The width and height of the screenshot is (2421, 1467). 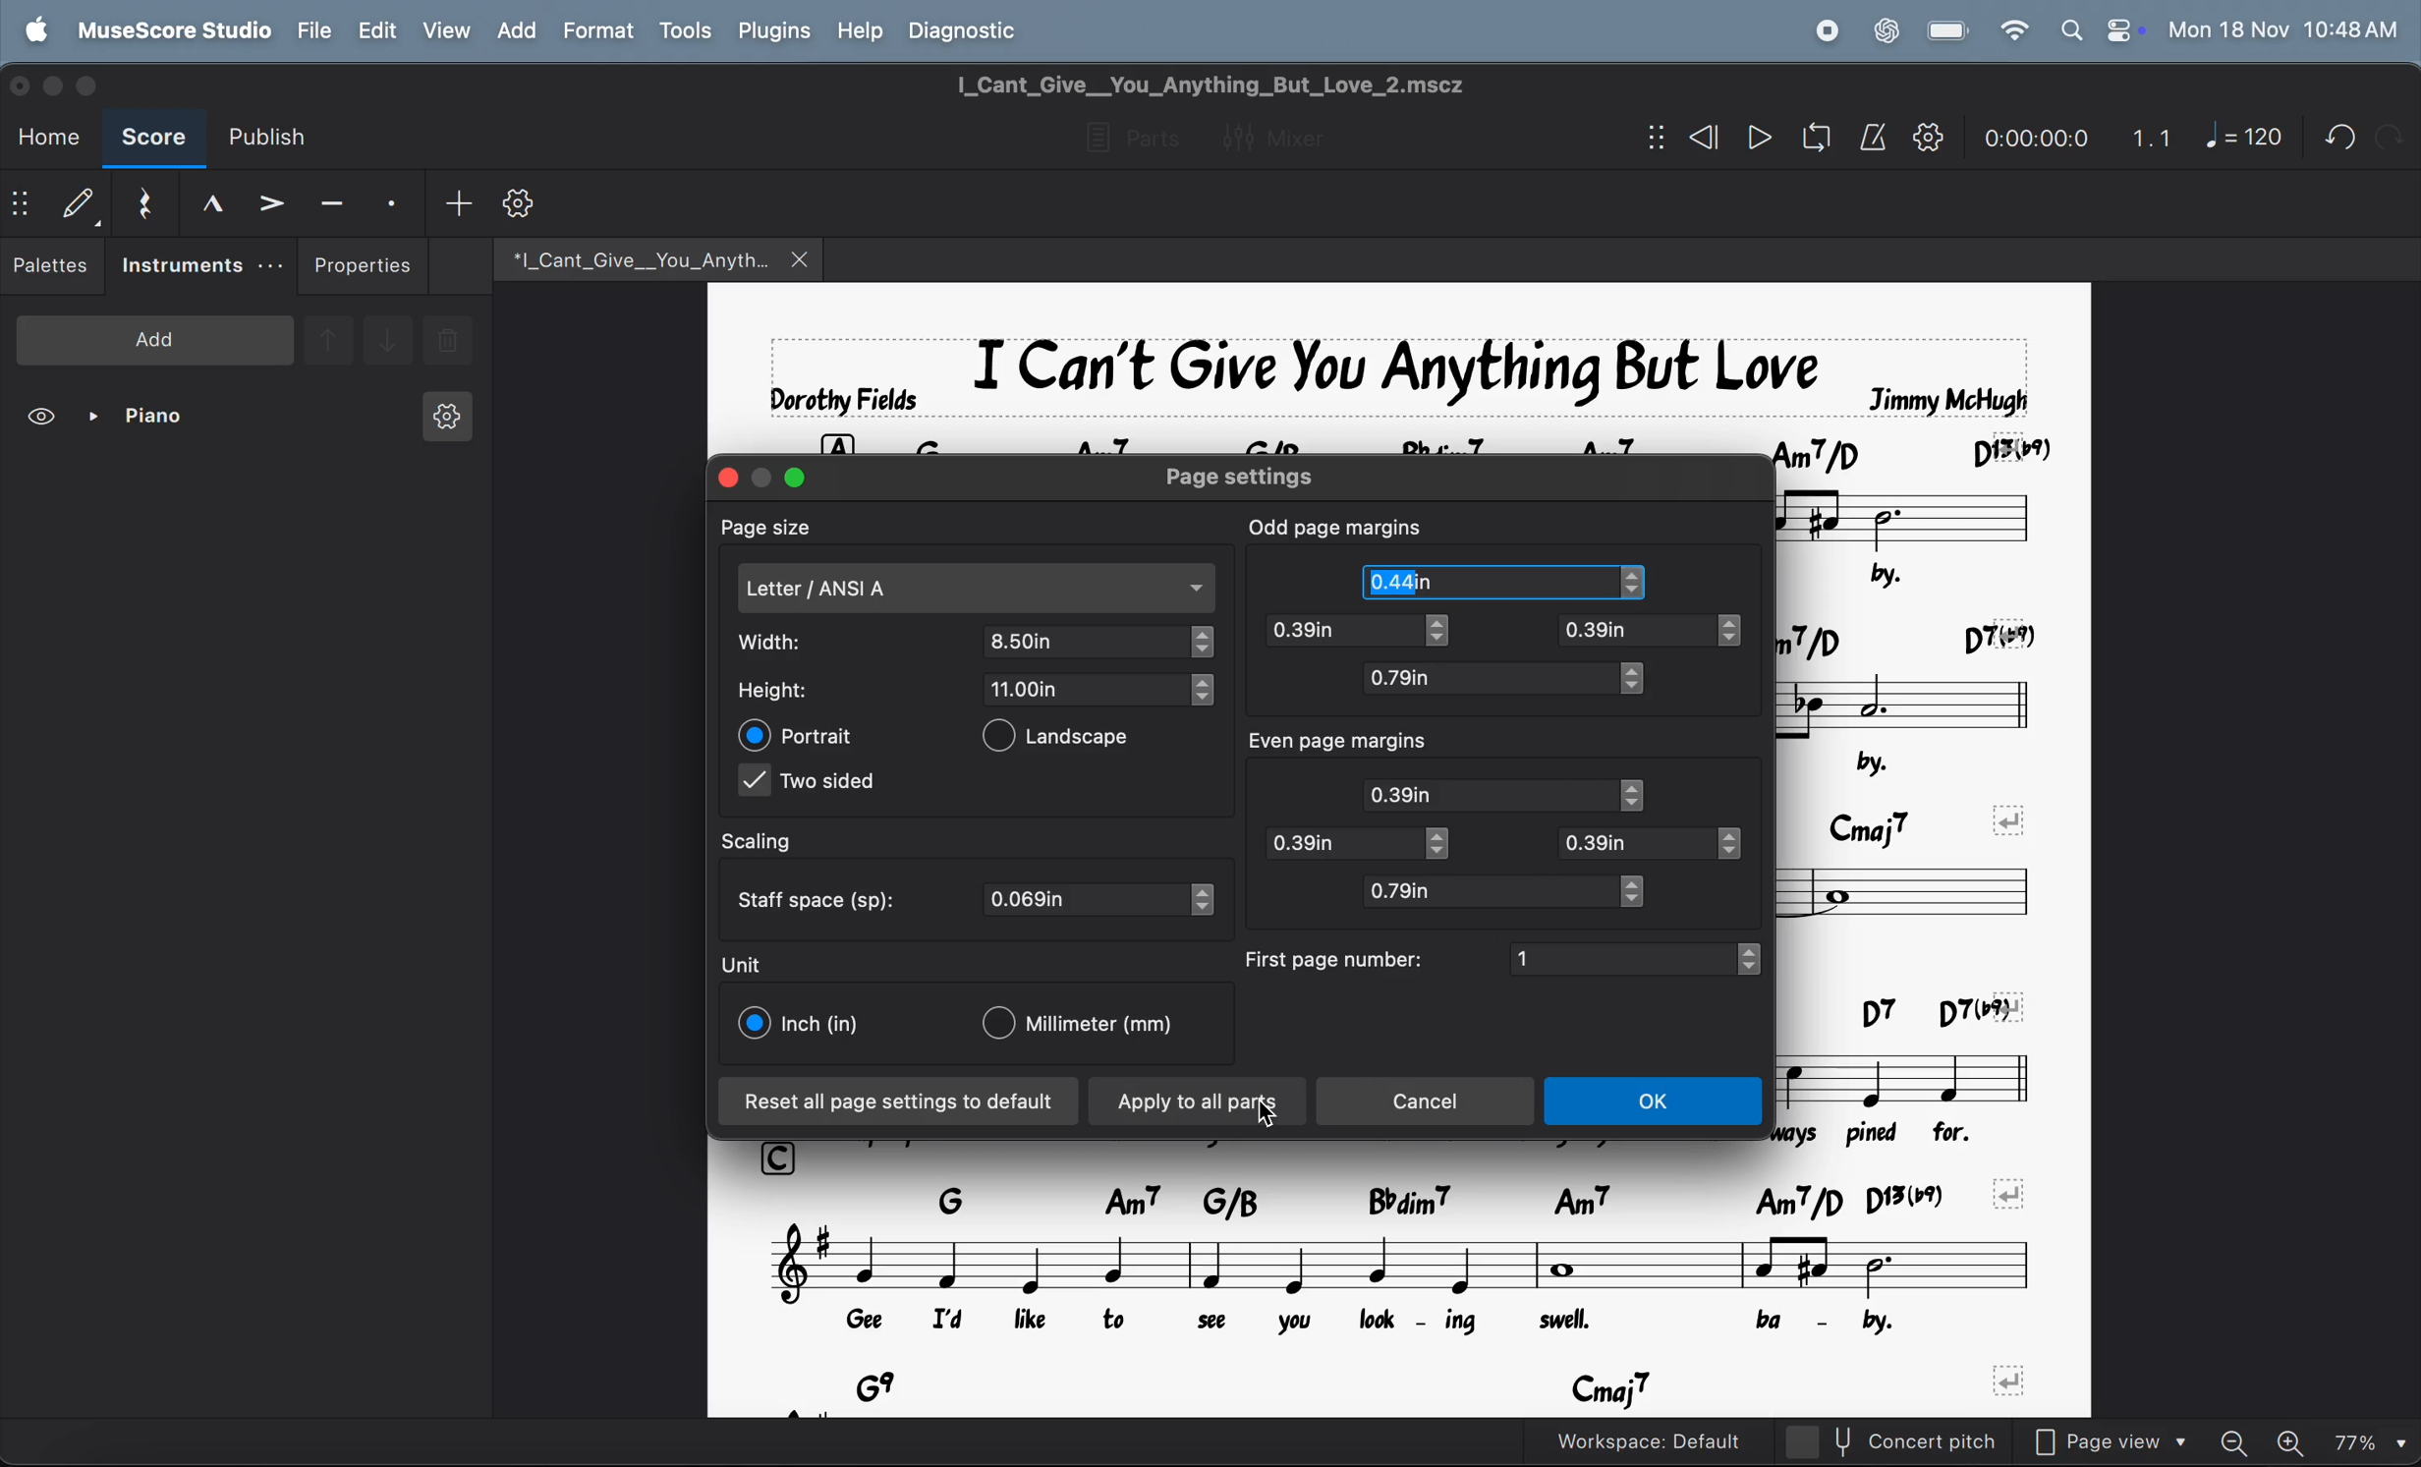 I want to click on cursor, so click(x=1270, y=1115).